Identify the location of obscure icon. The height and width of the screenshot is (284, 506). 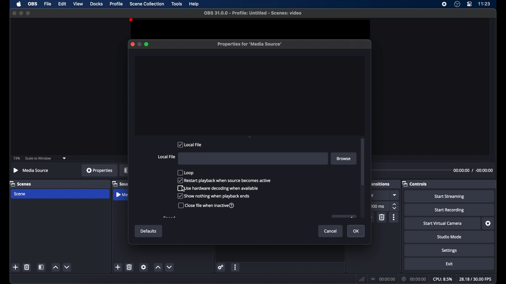
(344, 216).